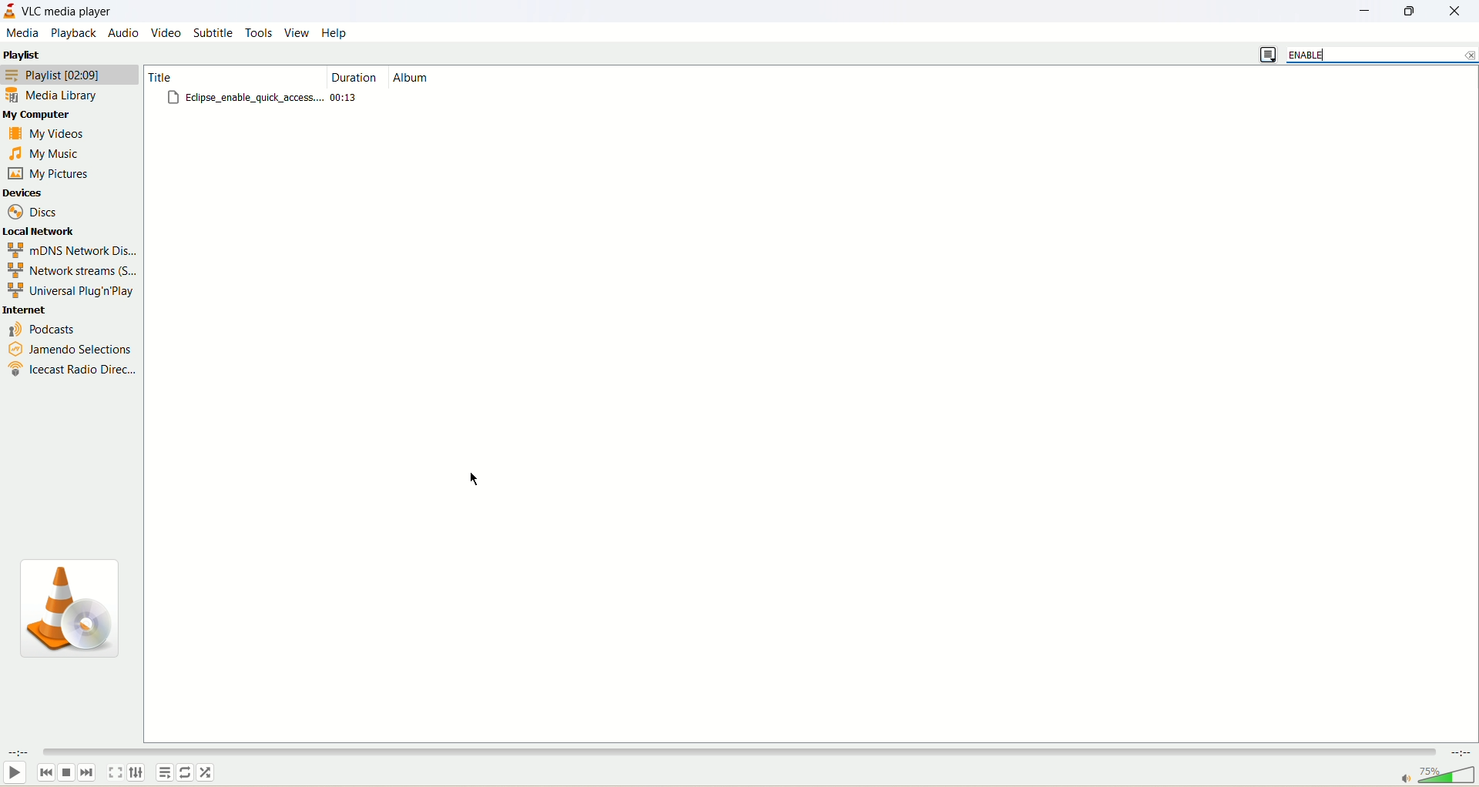 Image resolution: width=1479 pixels, height=787 pixels. What do you see at coordinates (50, 174) in the screenshot?
I see `my pictures` at bounding box center [50, 174].